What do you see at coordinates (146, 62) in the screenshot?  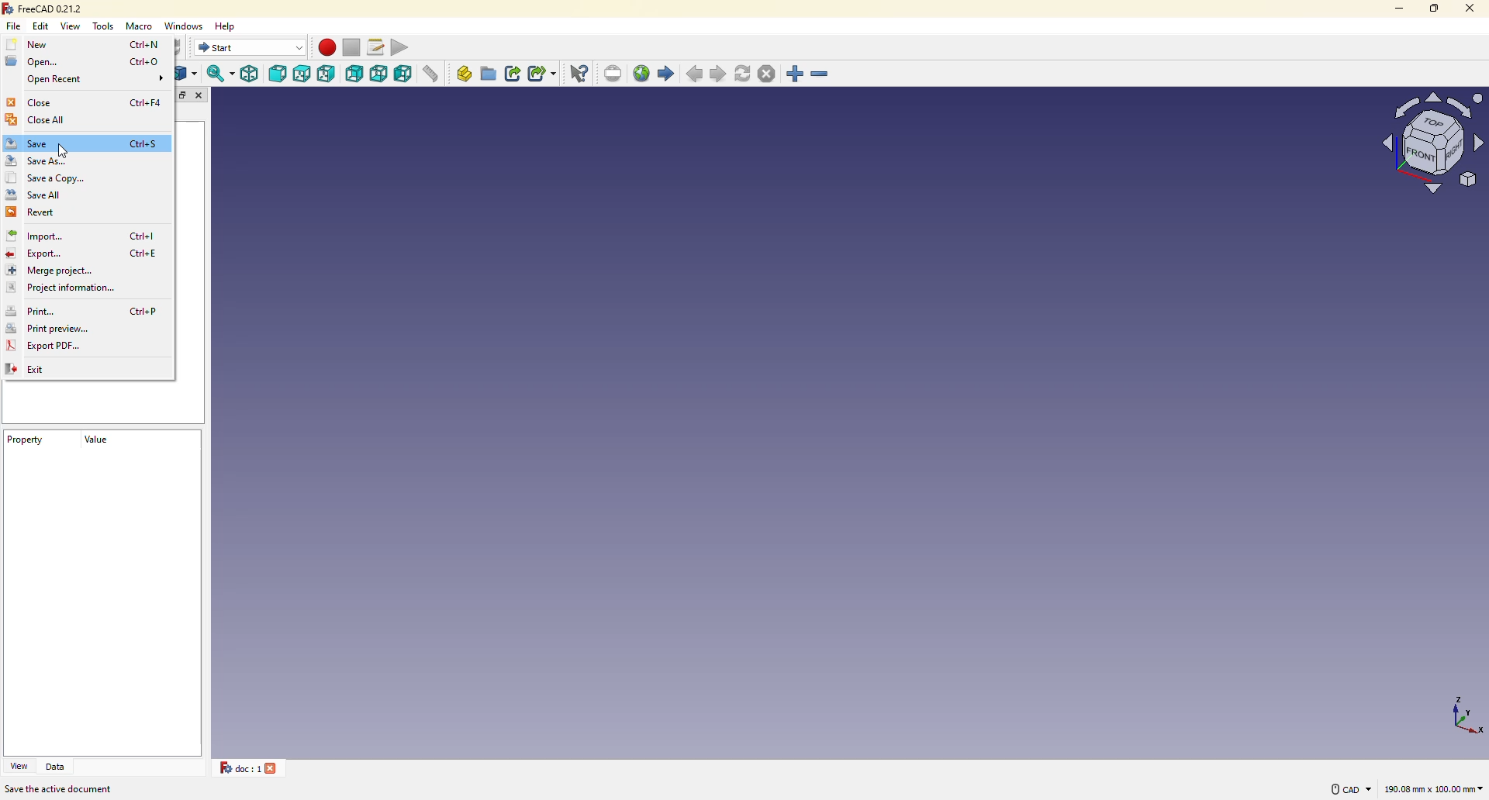 I see `ctrl+o` at bounding box center [146, 62].